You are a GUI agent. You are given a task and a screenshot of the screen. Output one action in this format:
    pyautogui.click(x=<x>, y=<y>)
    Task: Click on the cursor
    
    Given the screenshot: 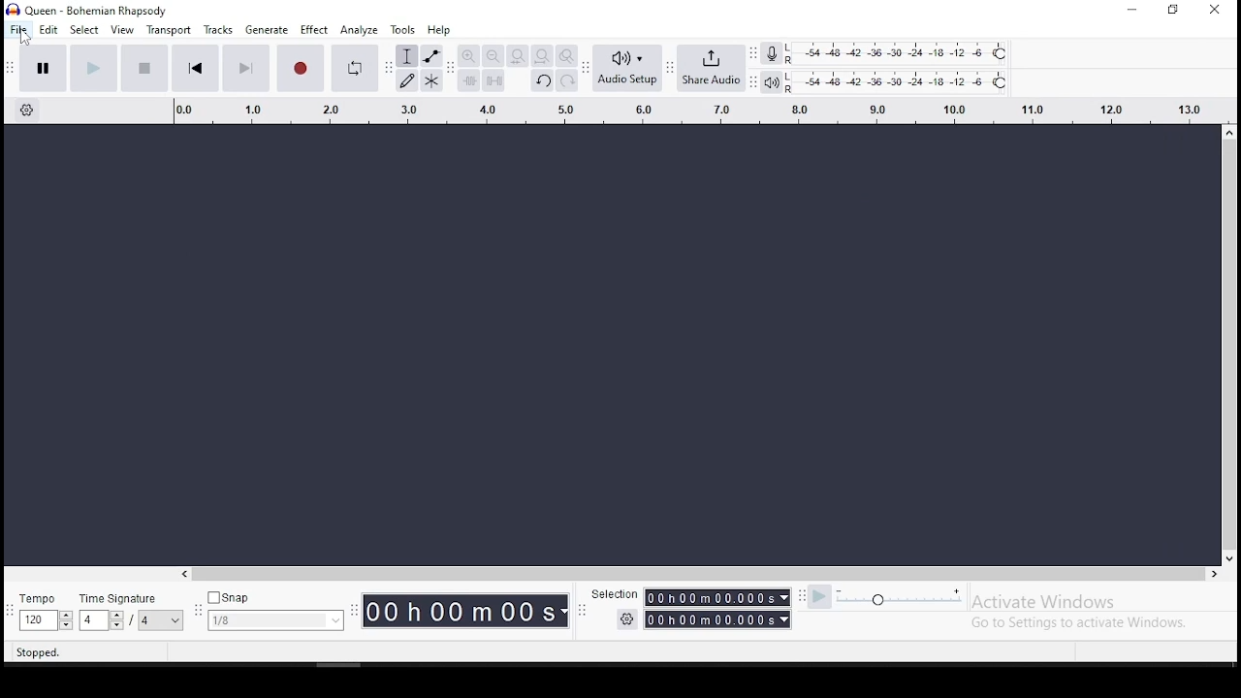 What is the action you would take?
    pyautogui.click(x=25, y=38)
    